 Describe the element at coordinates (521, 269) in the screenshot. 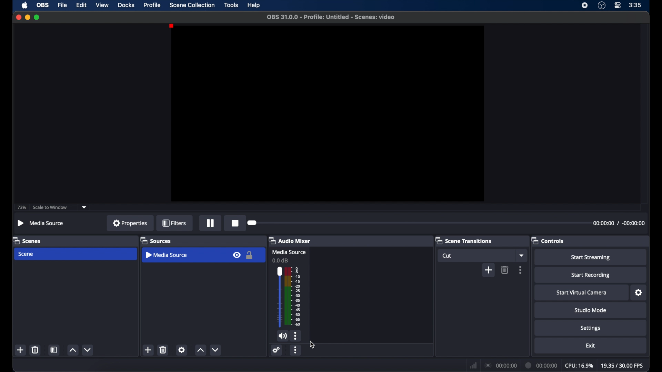

I see `more options` at that location.